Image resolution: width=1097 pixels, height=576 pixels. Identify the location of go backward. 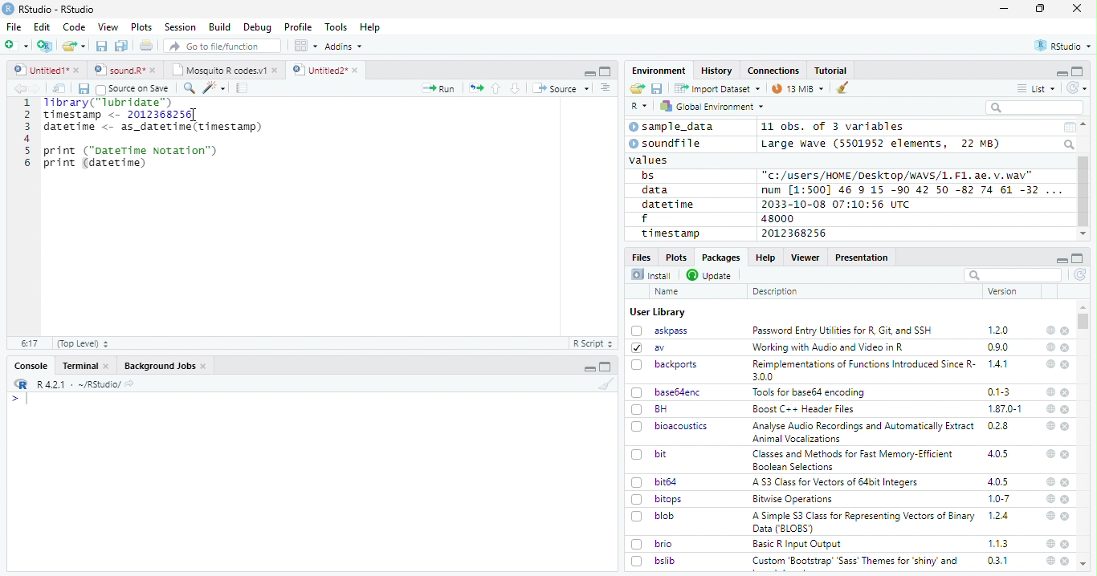
(20, 87).